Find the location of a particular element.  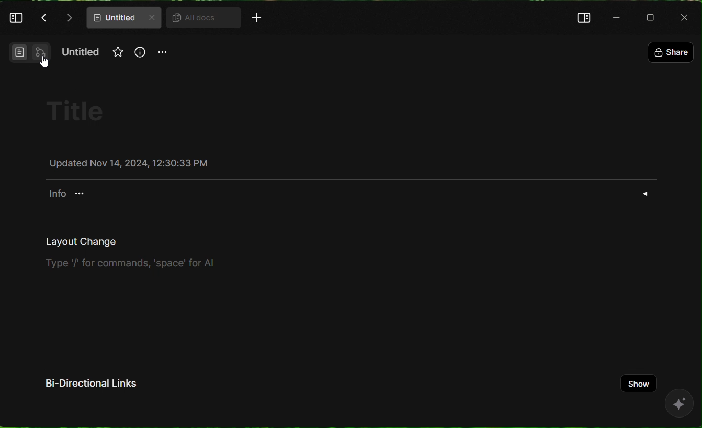

minimize is located at coordinates (617, 17).